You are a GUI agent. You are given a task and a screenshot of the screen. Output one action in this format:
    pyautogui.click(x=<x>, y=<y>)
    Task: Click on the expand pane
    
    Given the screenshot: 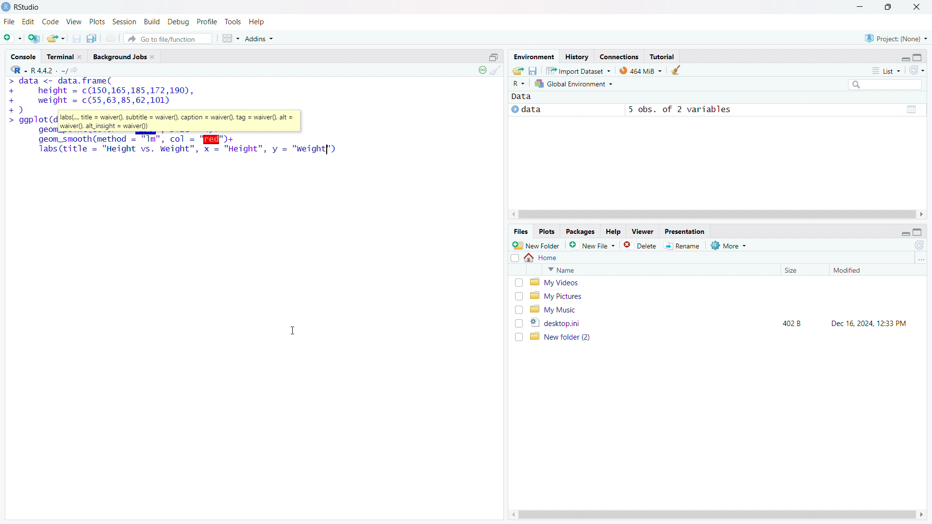 What is the action you would take?
    pyautogui.click(x=919, y=56)
    